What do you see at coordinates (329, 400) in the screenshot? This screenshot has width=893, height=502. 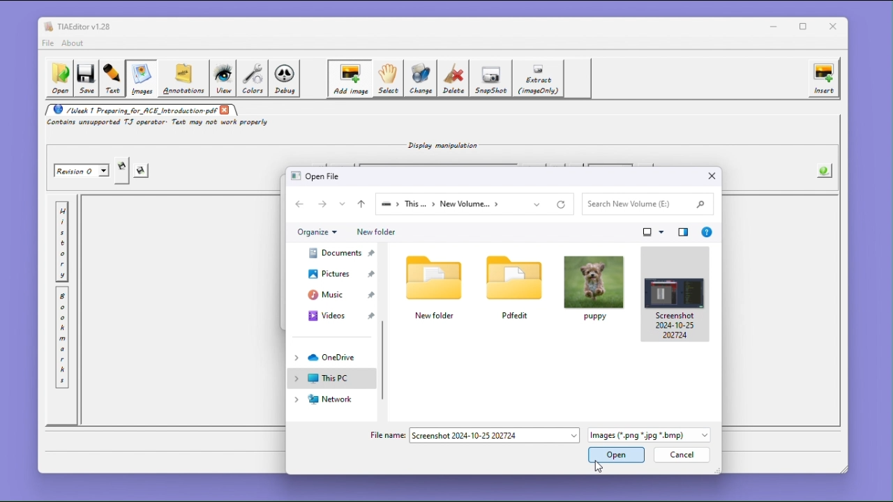 I see `Network` at bounding box center [329, 400].